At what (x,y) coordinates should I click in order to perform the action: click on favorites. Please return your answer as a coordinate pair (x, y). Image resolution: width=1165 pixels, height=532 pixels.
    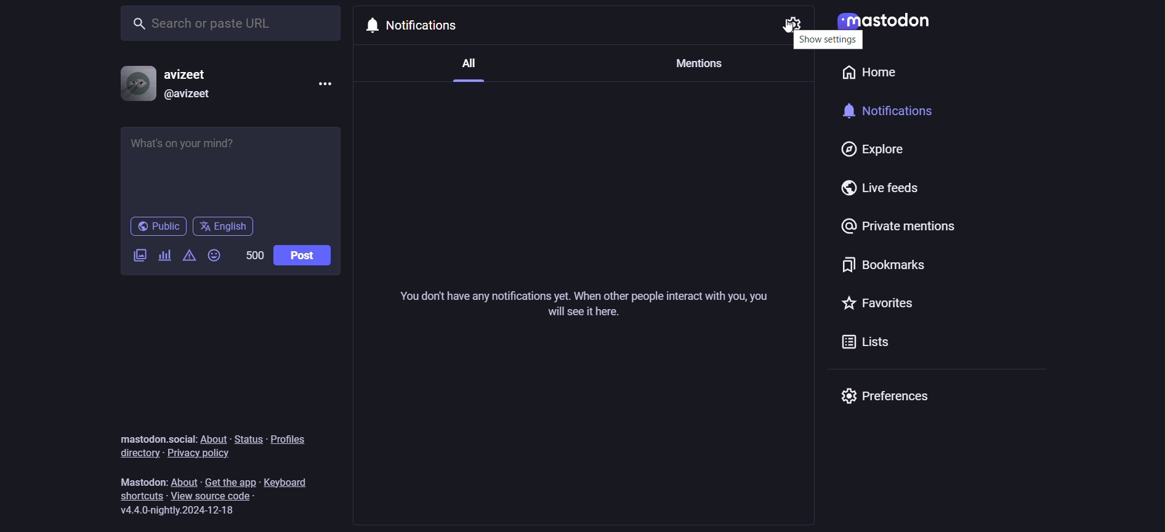
    Looking at the image, I should click on (879, 304).